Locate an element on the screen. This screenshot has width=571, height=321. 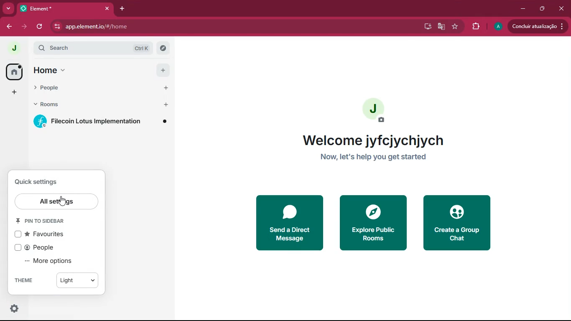
close is located at coordinates (562, 8).